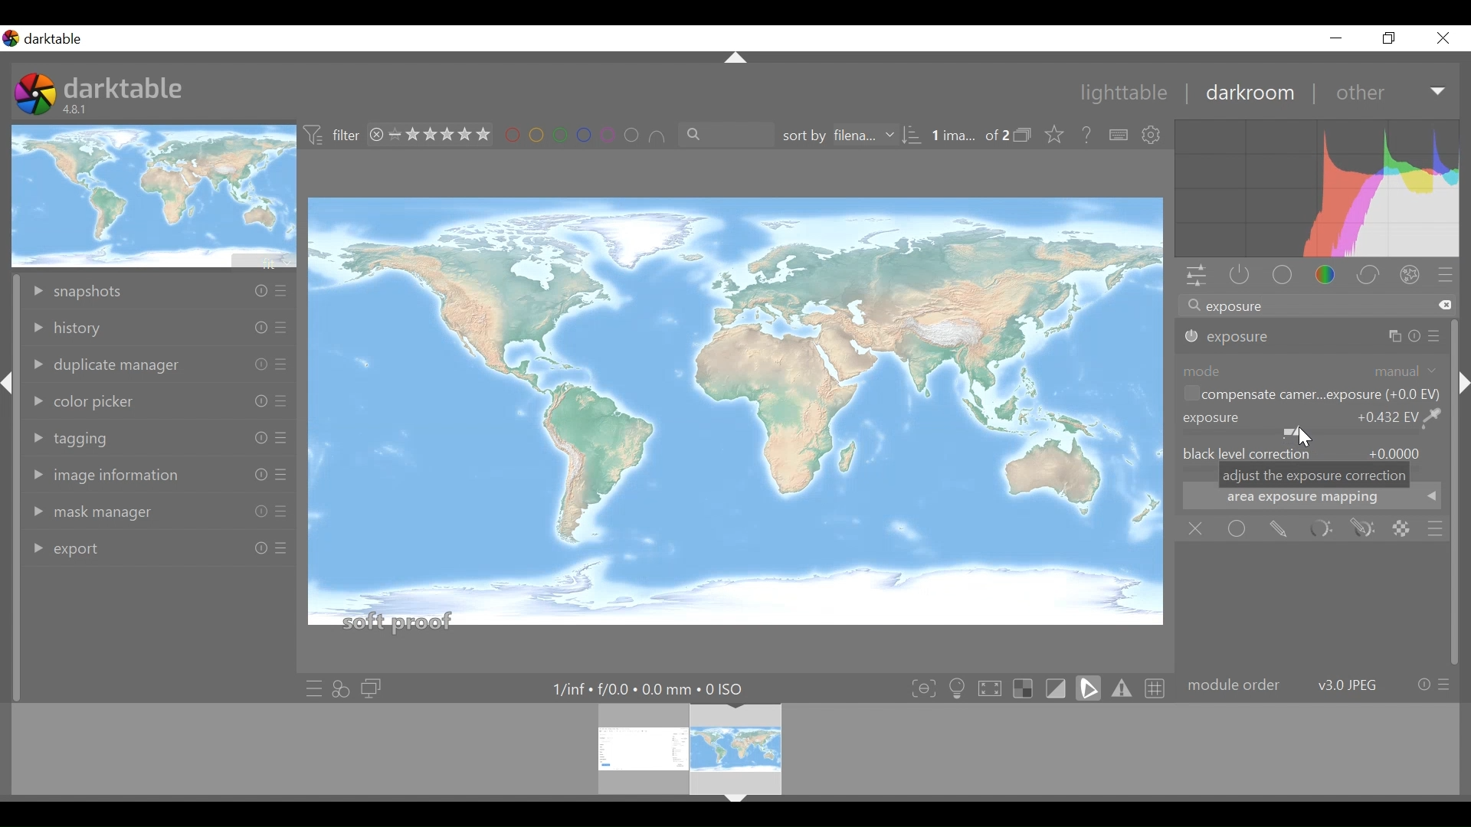 The width and height of the screenshot is (1471, 827). Describe the element at coordinates (969, 136) in the screenshot. I see `image selected out of` at that location.